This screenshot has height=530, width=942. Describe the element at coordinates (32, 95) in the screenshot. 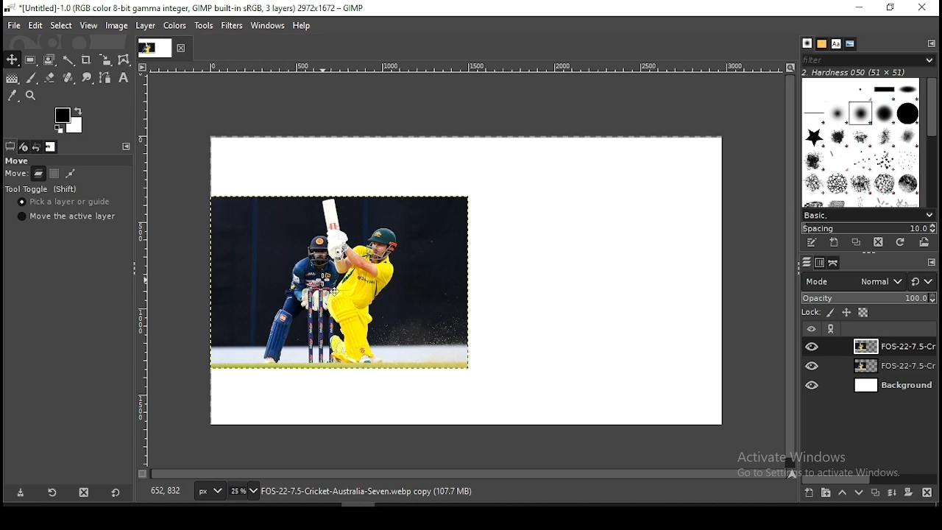

I see `zoom tool` at that location.